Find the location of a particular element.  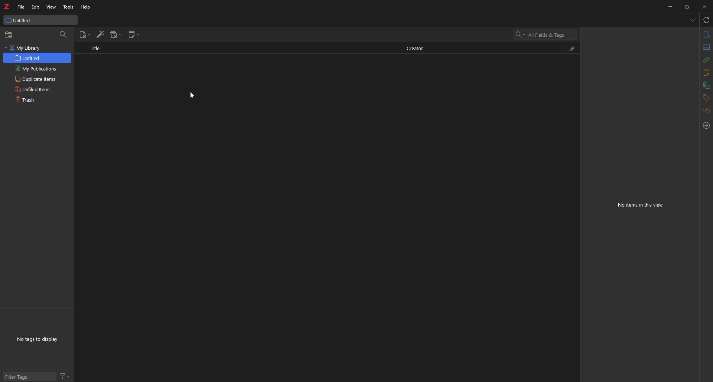

abstract is located at coordinates (706, 47).